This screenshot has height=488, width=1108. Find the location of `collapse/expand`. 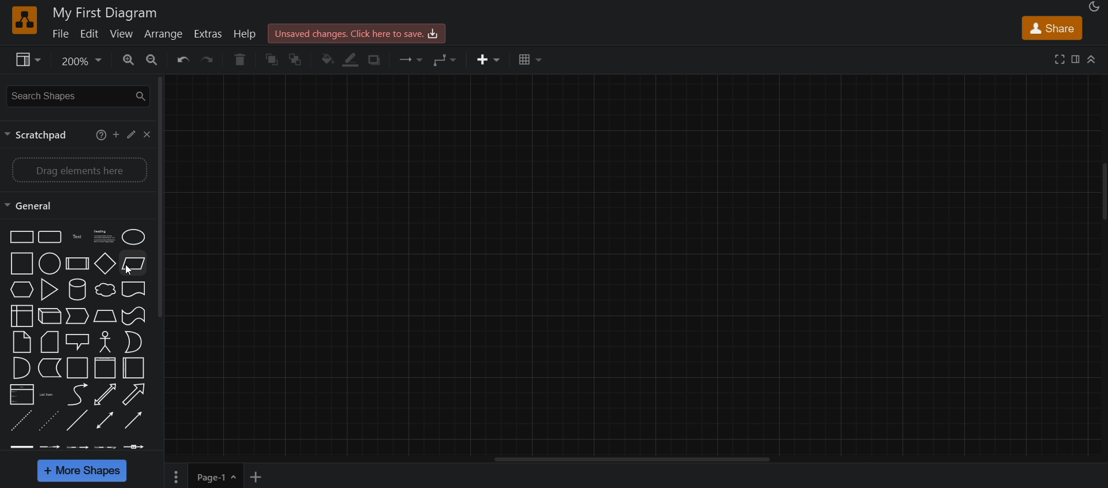

collapse/expand is located at coordinates (1095, 59).